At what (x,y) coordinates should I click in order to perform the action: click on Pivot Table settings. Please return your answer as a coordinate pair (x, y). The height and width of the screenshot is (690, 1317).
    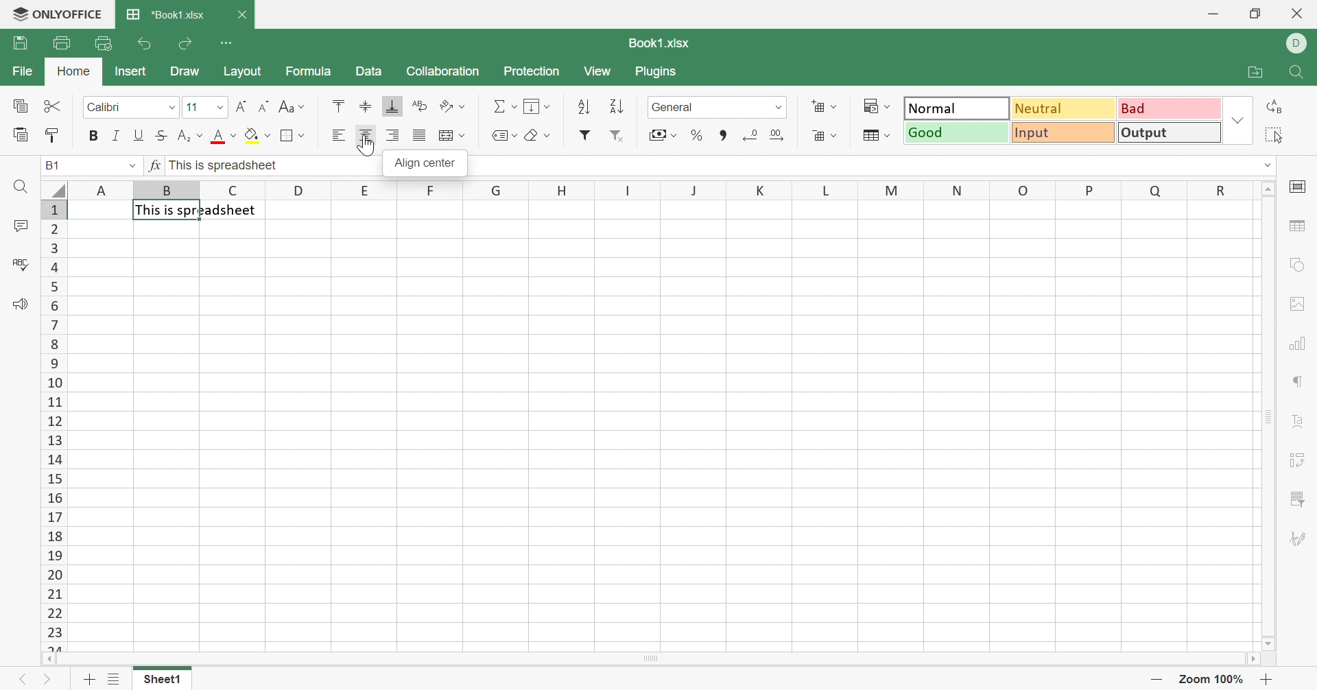
    Looking at the image, I should click on (1296, 462).